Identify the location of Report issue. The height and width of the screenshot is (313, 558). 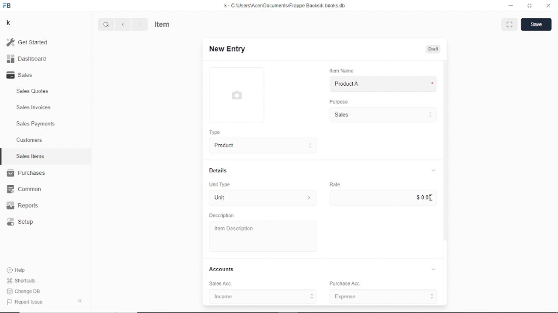
(24, 301).